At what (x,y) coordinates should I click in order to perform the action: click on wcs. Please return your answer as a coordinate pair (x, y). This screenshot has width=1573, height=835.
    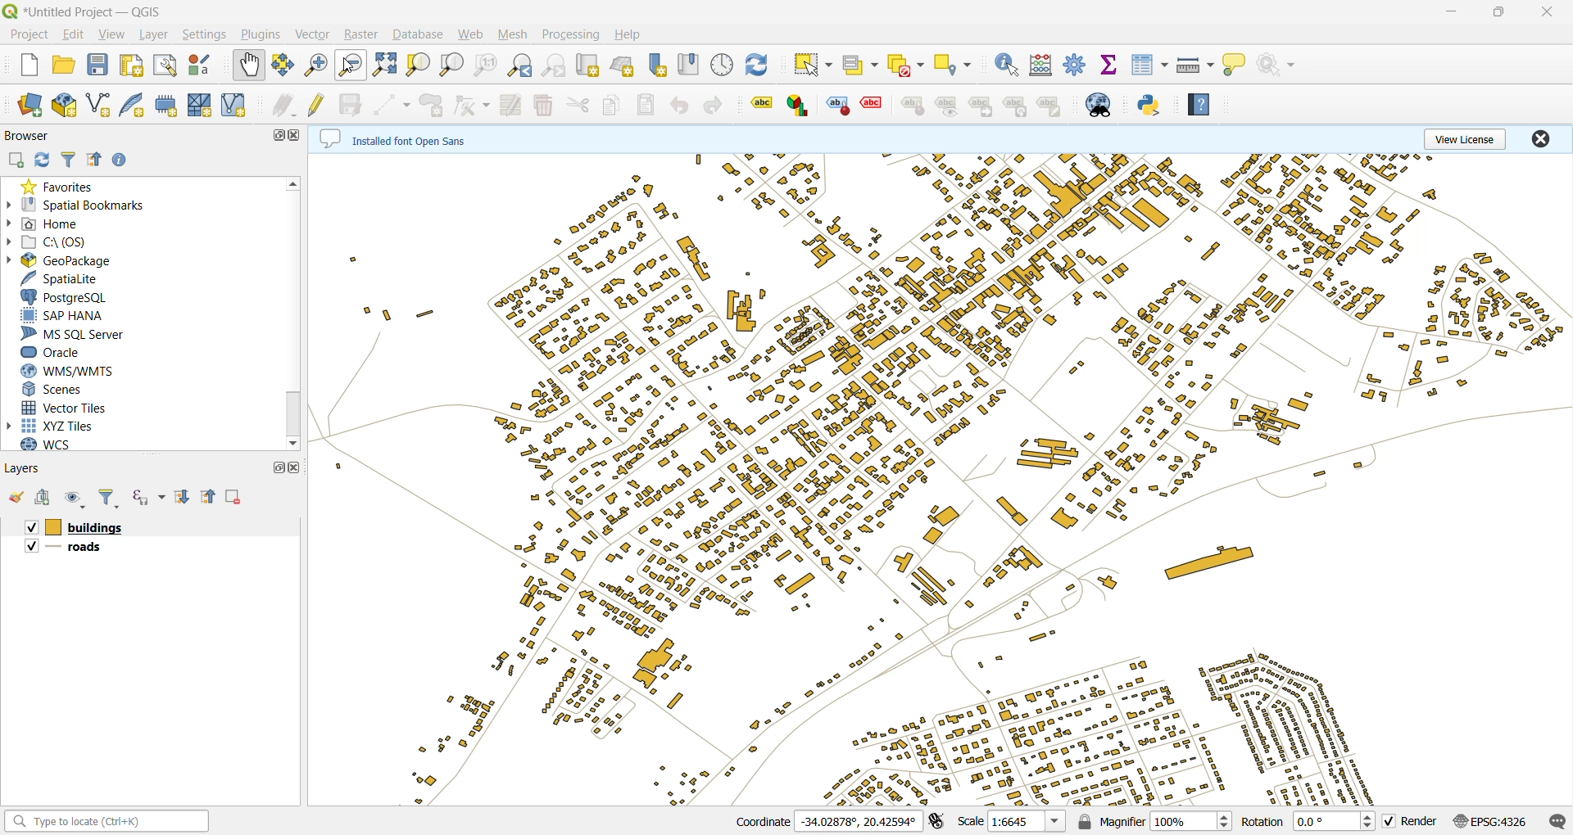
    Looking at the image, I should click on (48, 446).